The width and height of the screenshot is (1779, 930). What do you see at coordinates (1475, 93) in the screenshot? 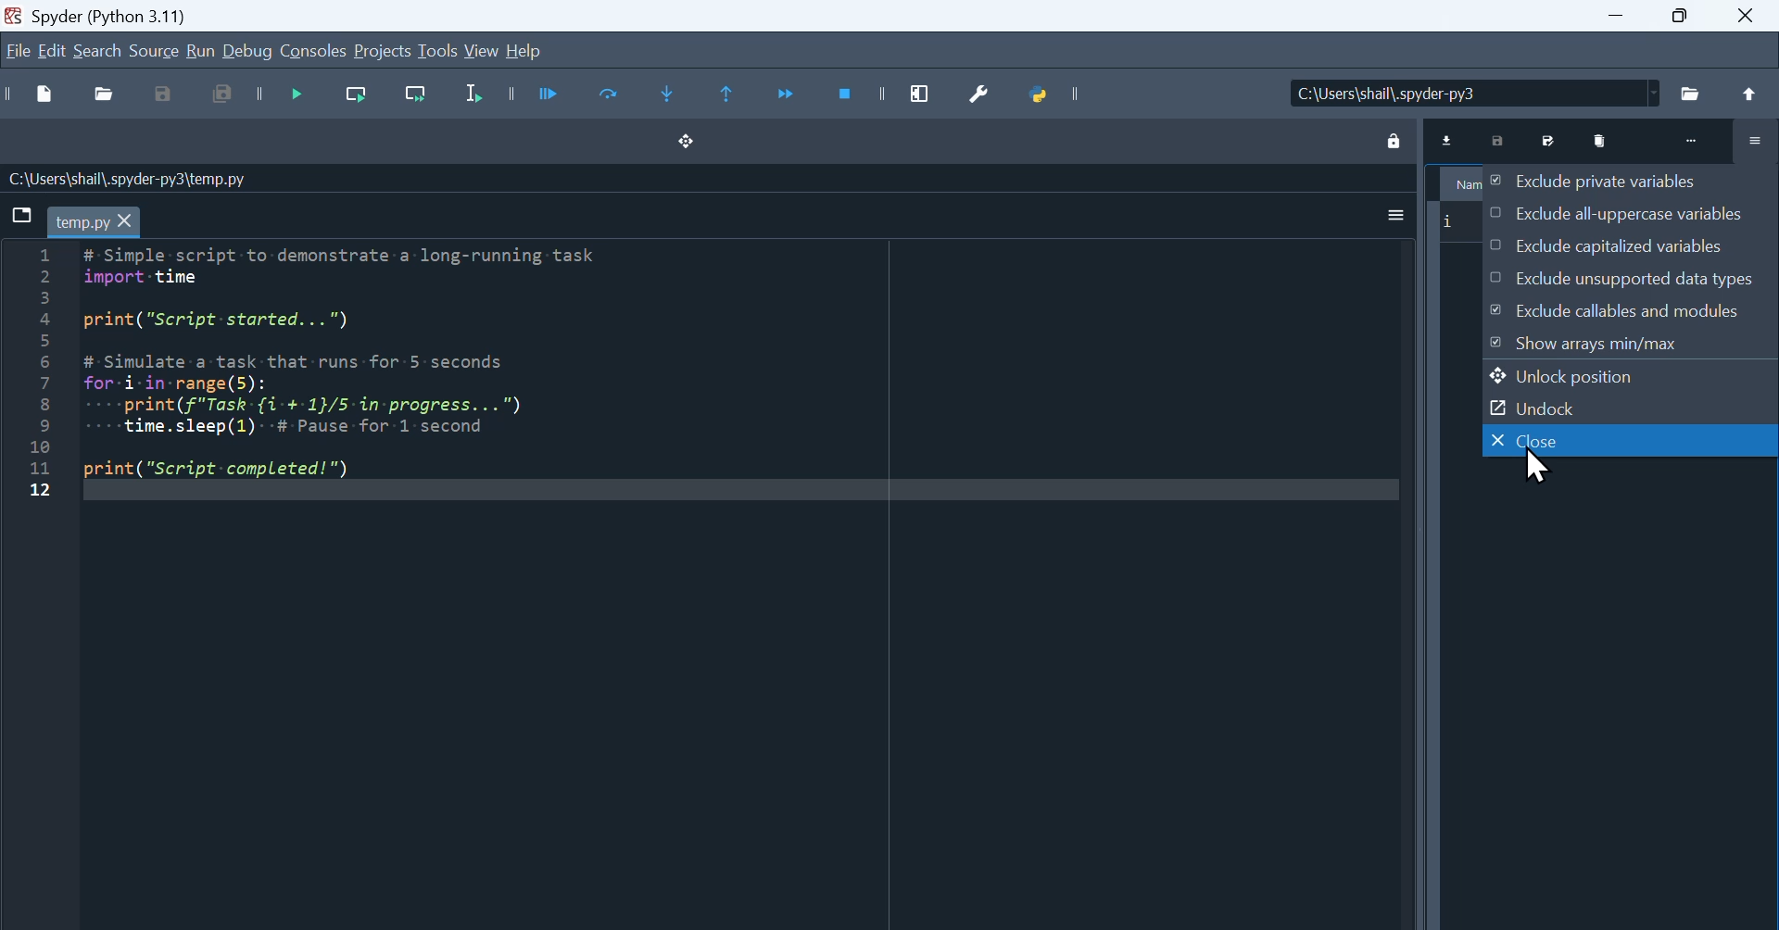
I see `Locations of the file` at bounding box center [1475, 93].